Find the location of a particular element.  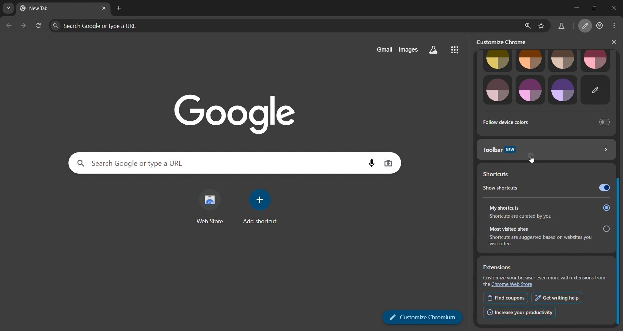

restore down is located at coordinates (592, 7).